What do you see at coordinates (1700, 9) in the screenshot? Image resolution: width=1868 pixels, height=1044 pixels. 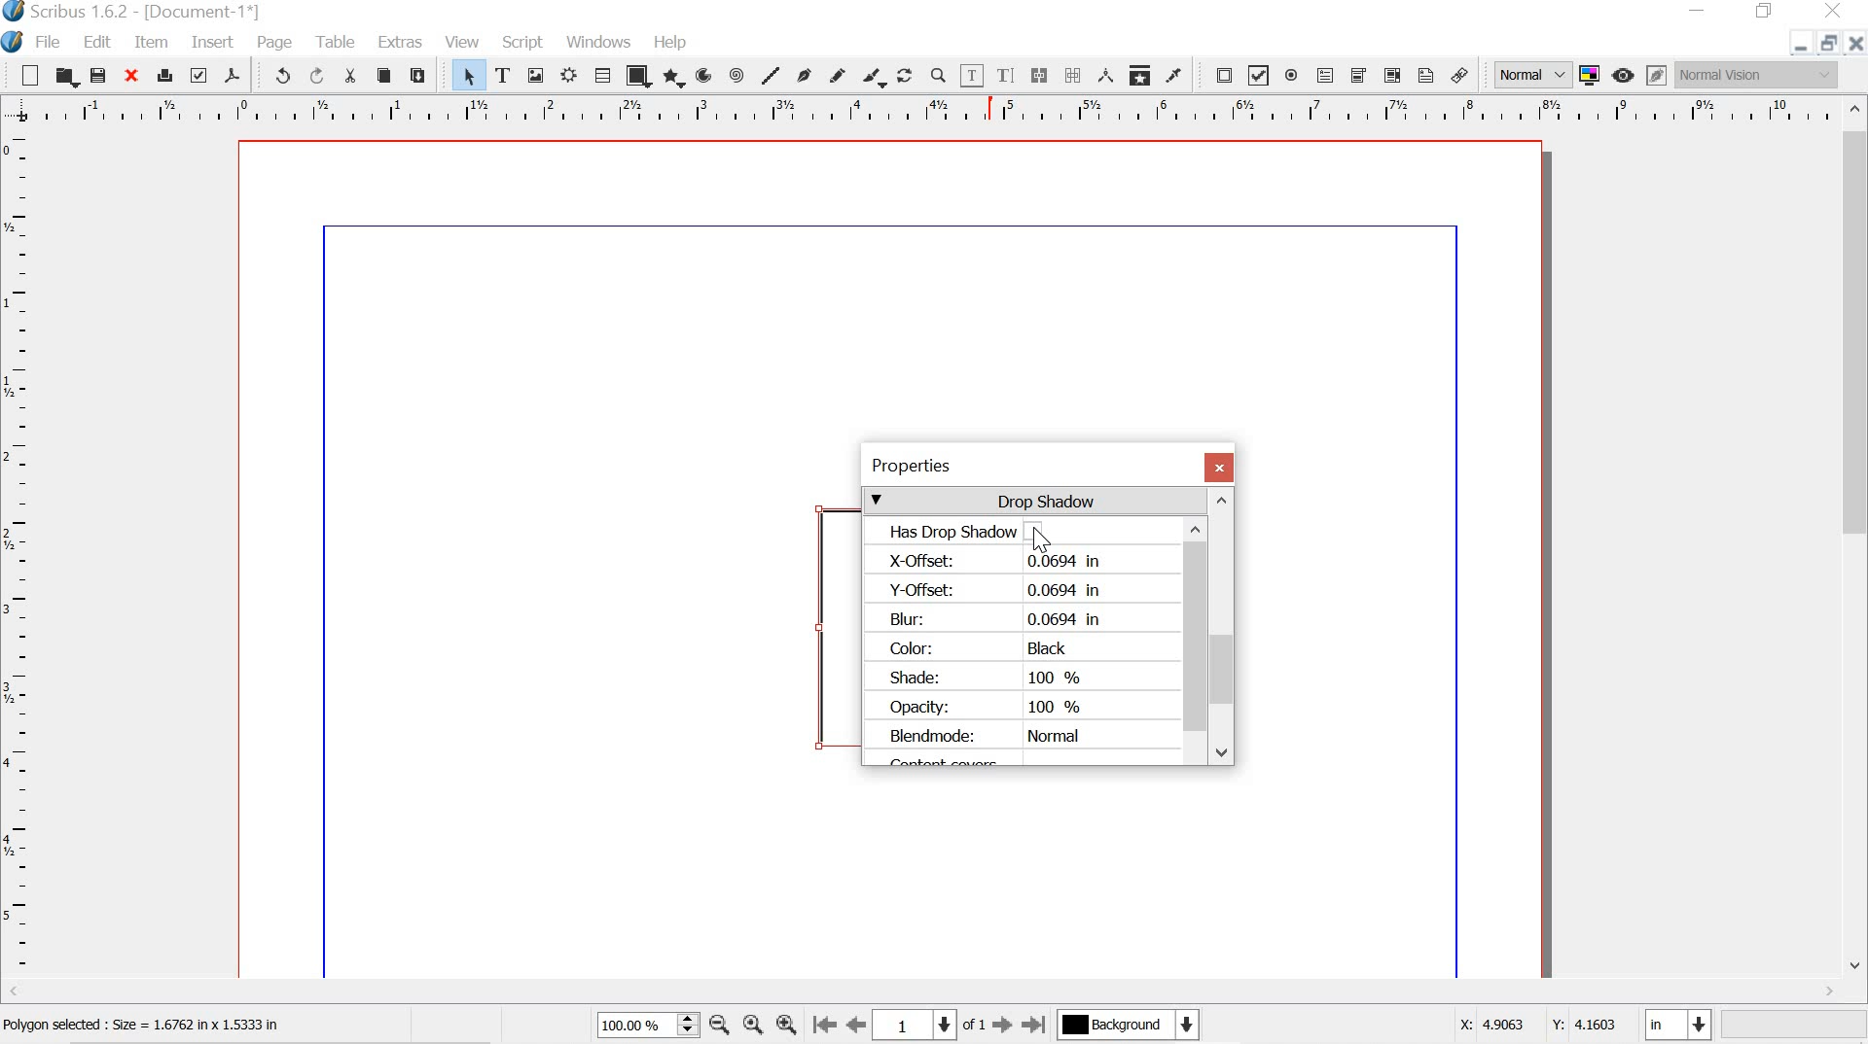 I see `MINIMIZE` at bounding box center [1700, 9].